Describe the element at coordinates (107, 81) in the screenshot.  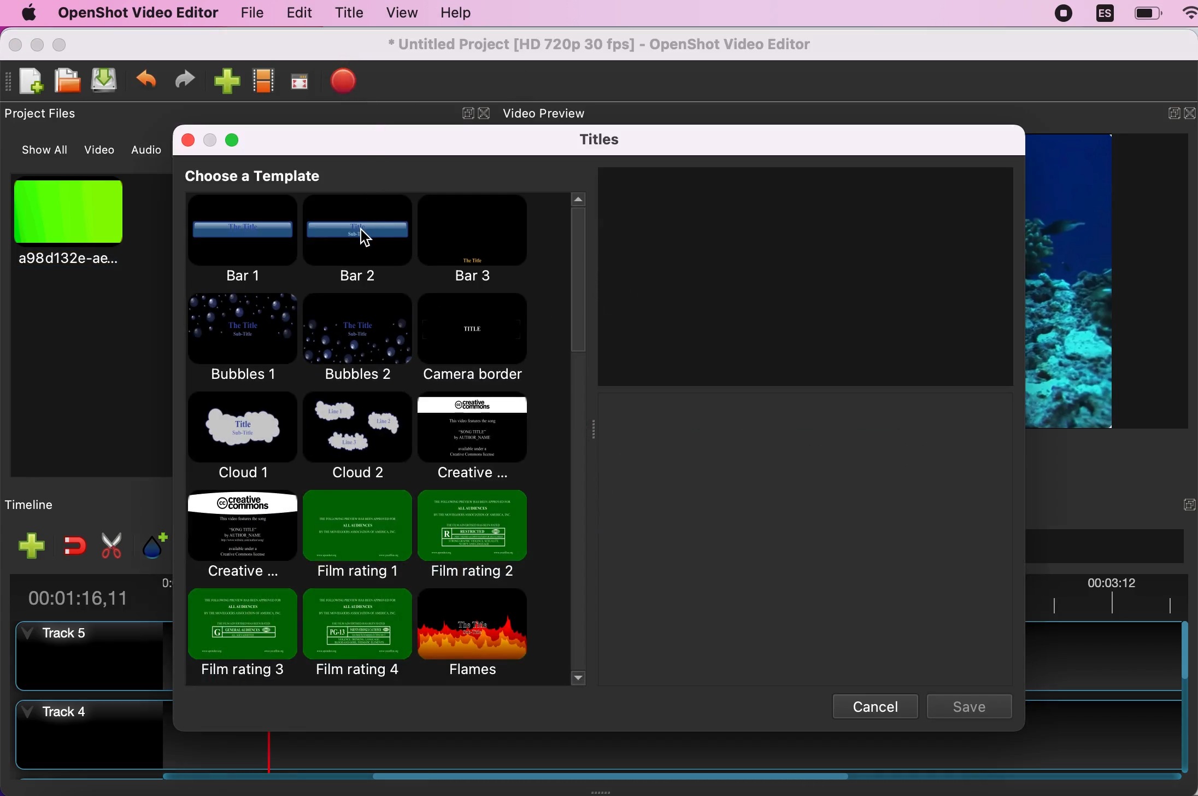
I see `save file` at that location.